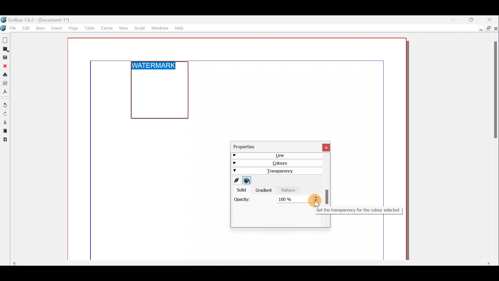 The width and height of the screenshot is (499, 281). I want to click on Save as PDF, so click(5, 93).